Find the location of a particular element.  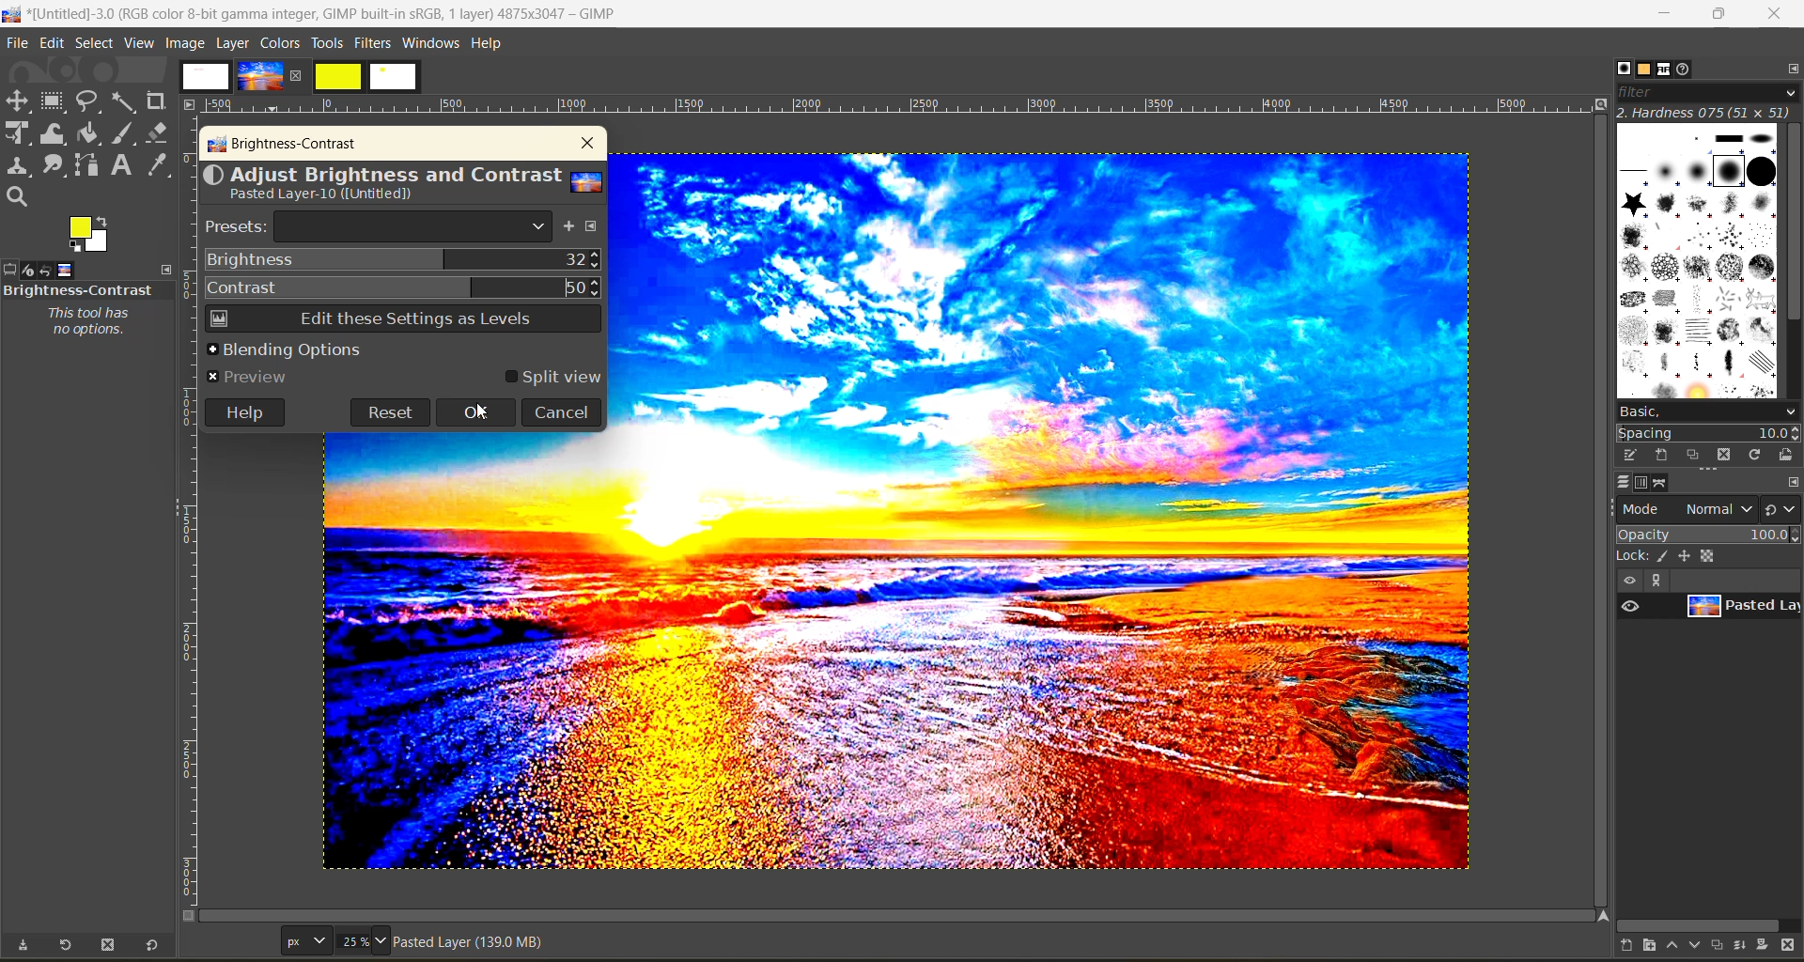

contrast is located at coordinates (403, 285).